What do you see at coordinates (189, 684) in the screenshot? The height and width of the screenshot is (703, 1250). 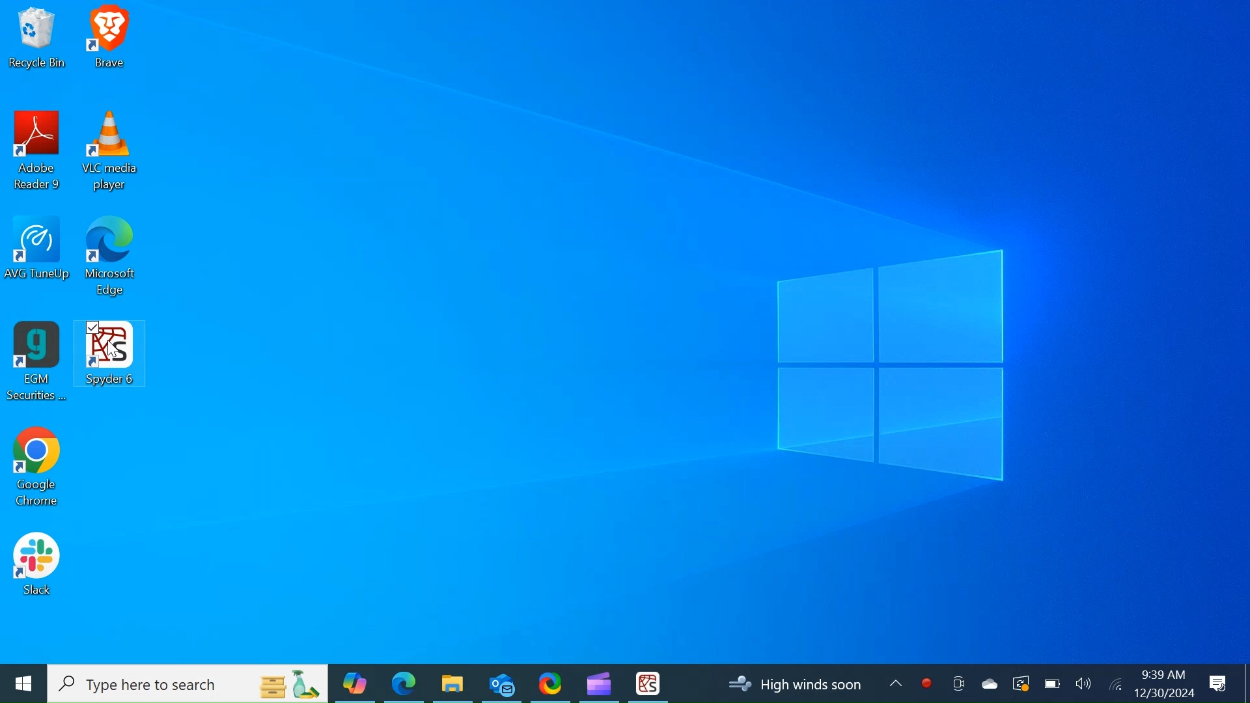 I see `type here to  Search` at bounding box center [189, 684].